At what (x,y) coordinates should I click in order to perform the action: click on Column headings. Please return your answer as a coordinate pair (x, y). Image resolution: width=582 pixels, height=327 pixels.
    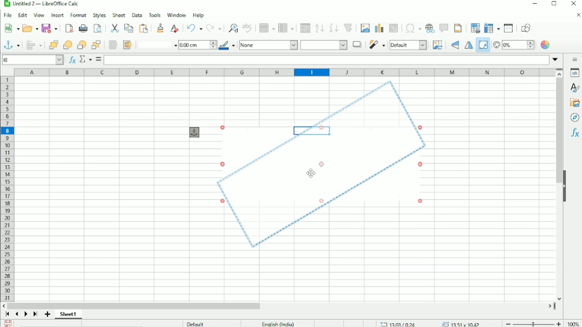
    Looking at the image, I should click on (284, 72).